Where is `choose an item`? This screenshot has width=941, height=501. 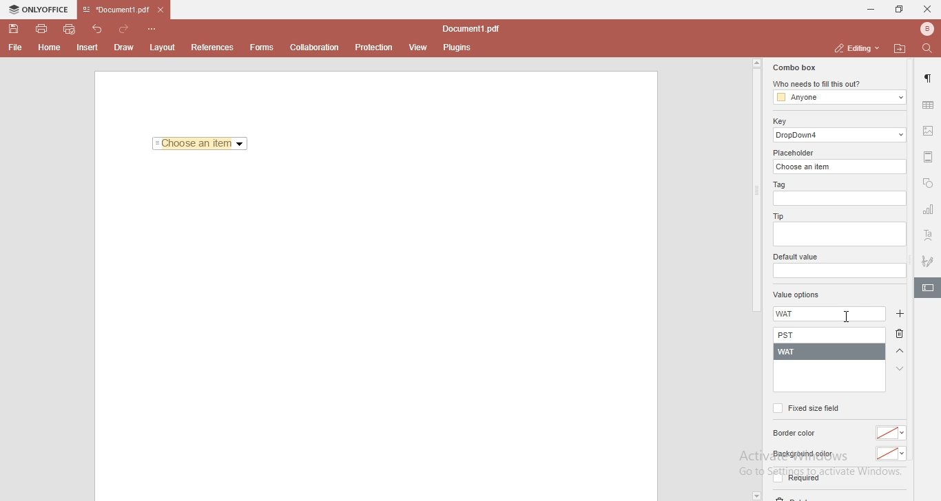 choose an item is located at coordinates (841, 166).